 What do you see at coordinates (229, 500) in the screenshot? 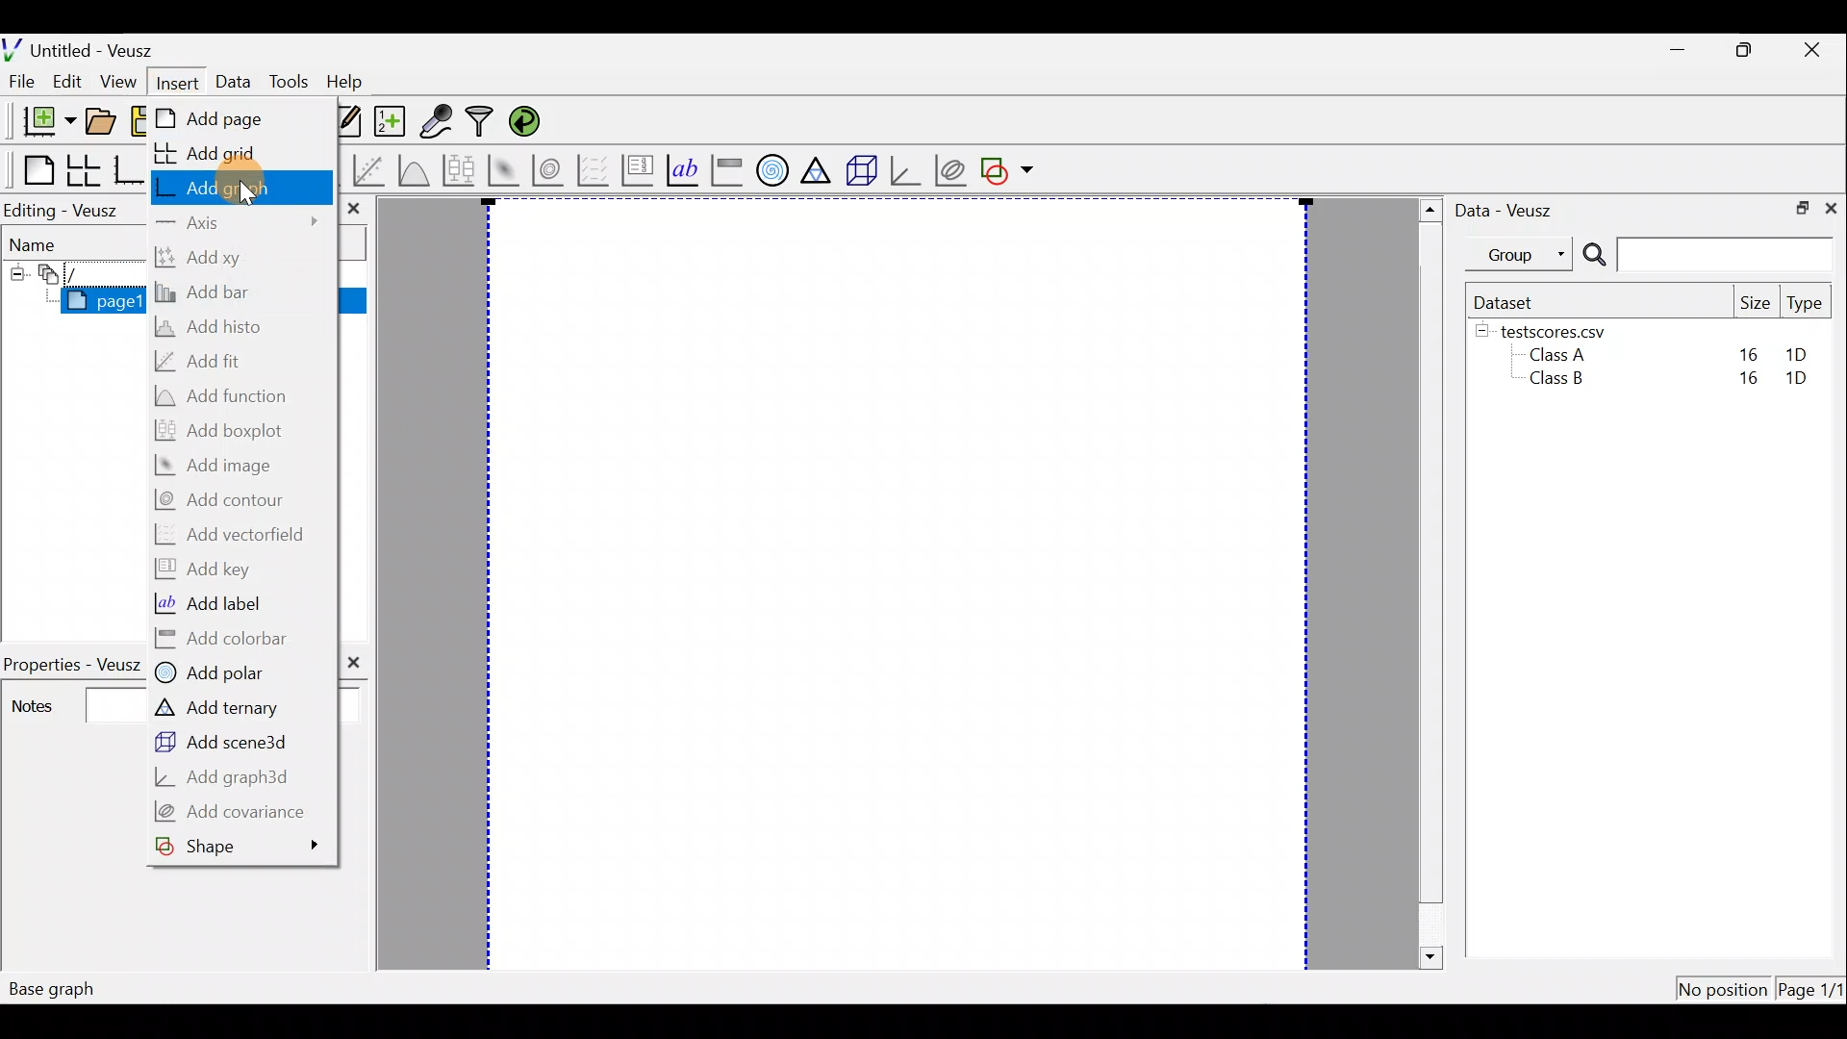
I see `Add contour` at bounding box center [229, 500].